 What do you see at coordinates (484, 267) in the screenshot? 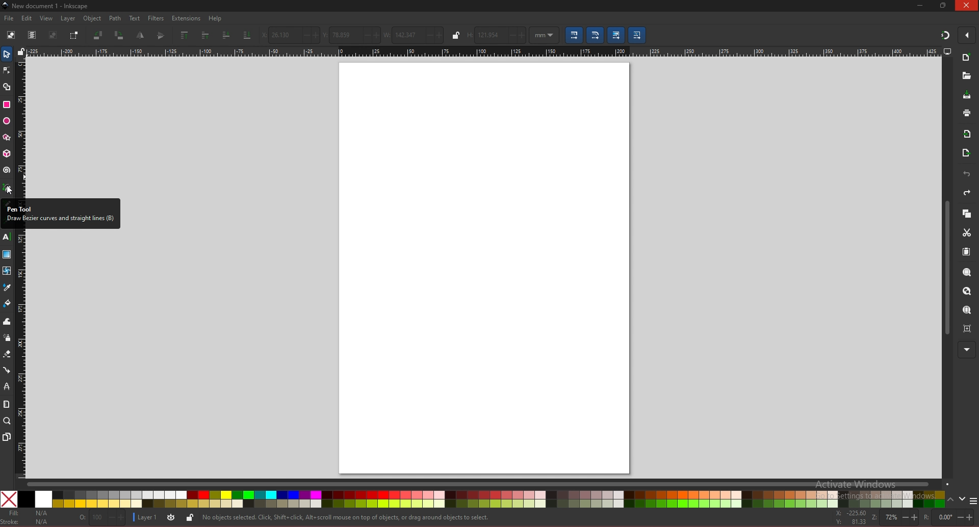
I see `page` at bounding box center [484, 267].